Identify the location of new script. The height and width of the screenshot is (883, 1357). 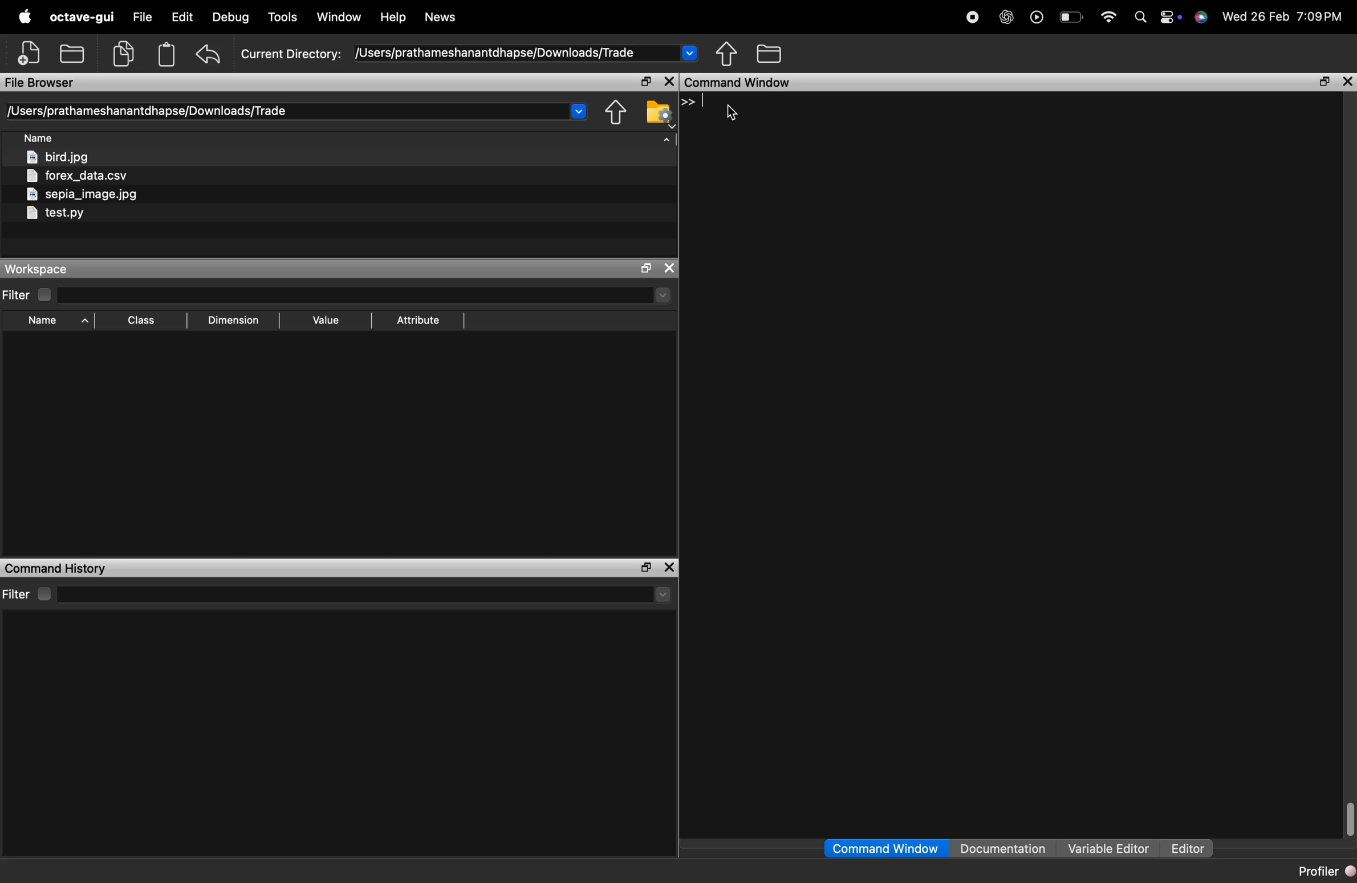
(30, 54).